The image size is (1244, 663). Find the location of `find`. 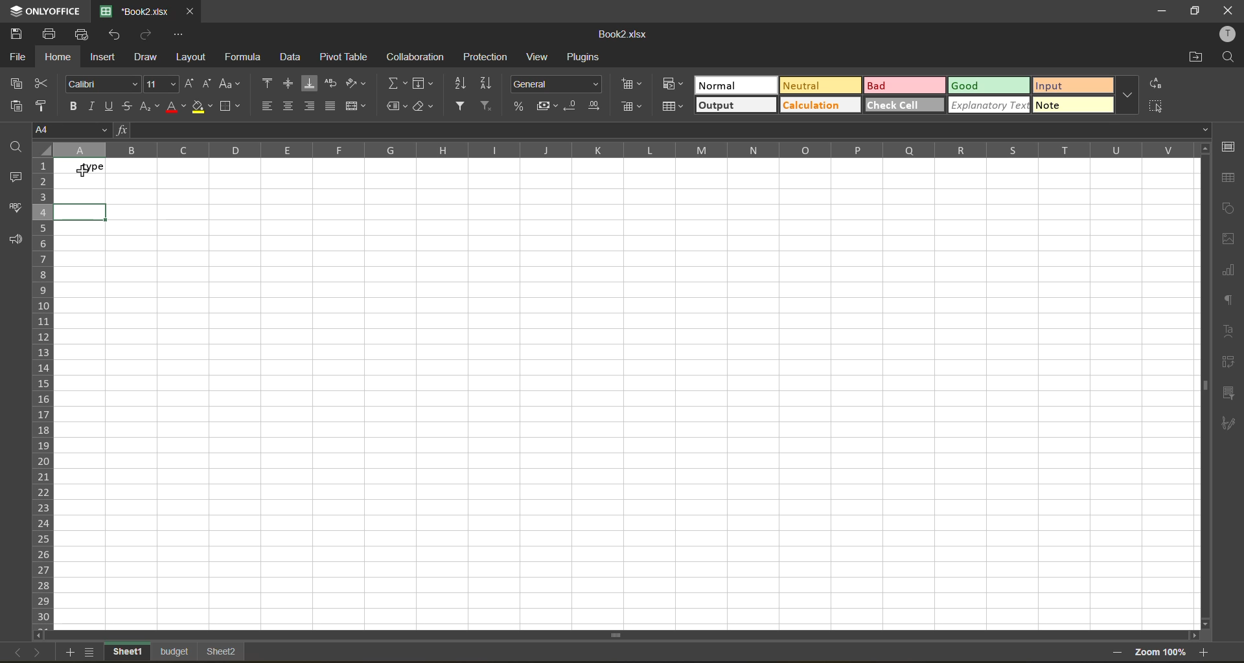

find is located at coordinates (1228, 56).